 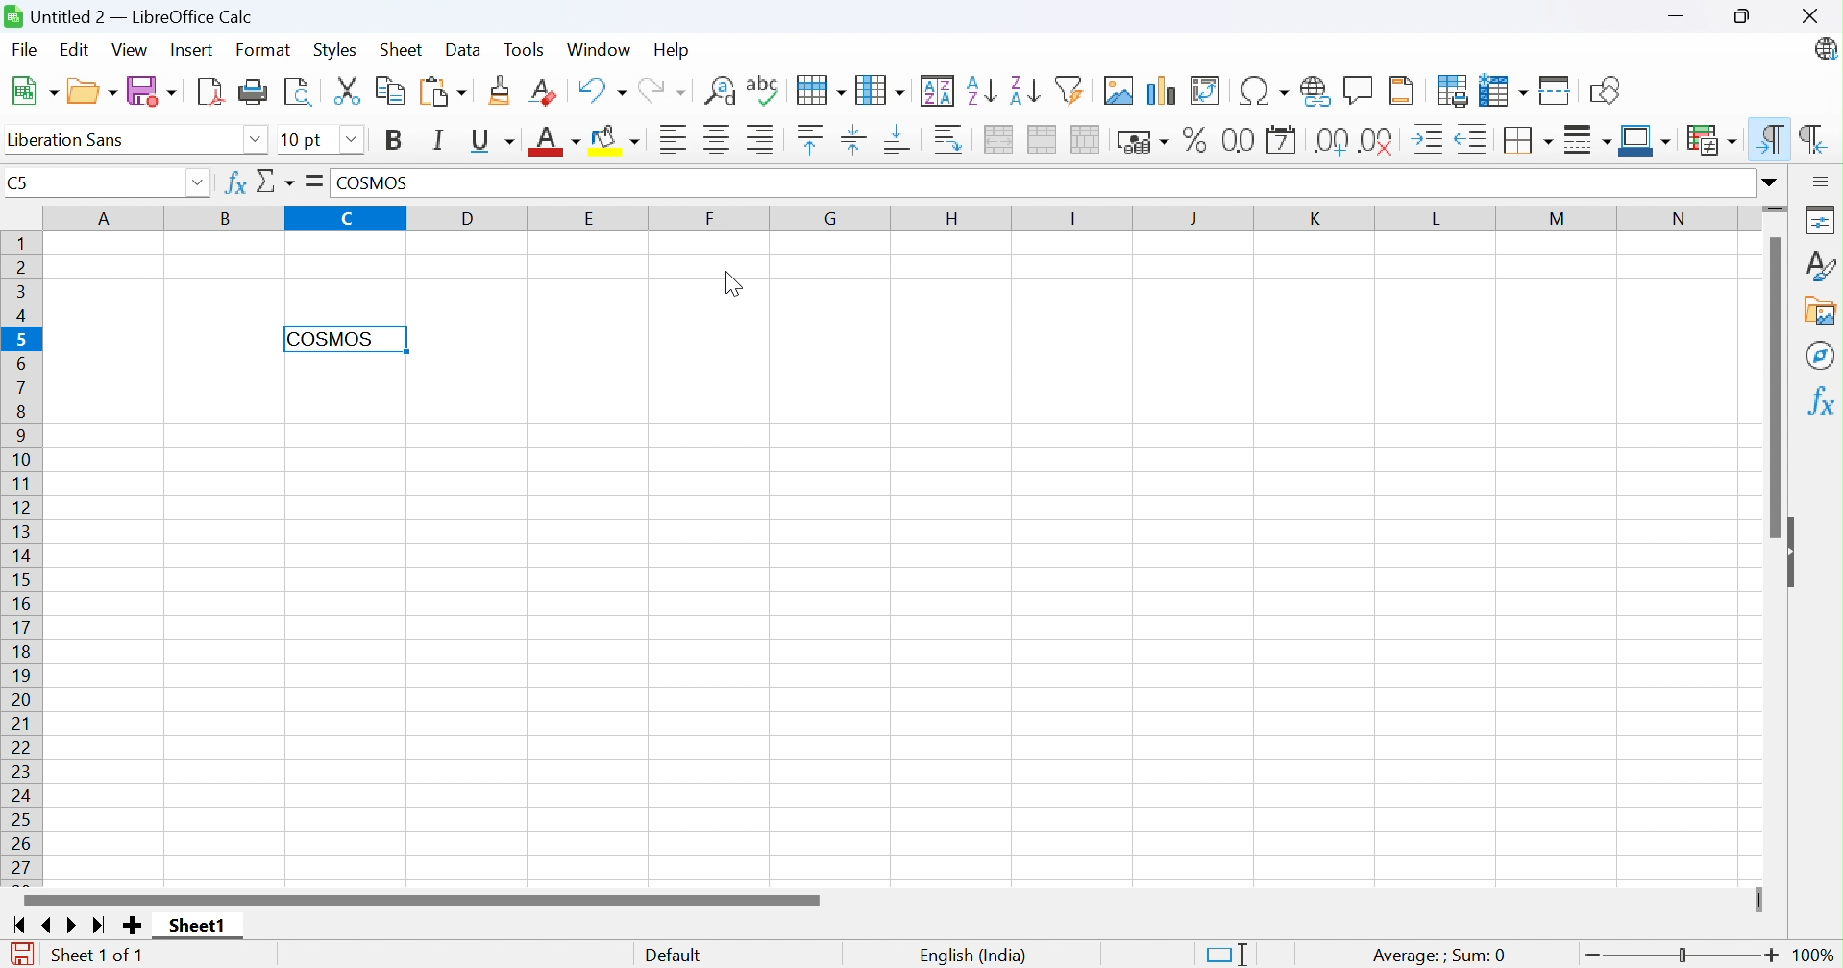 What do you see at coordinates (441, 92) in the screenshot?
I see `Paste` at bounding box center [441, 92].